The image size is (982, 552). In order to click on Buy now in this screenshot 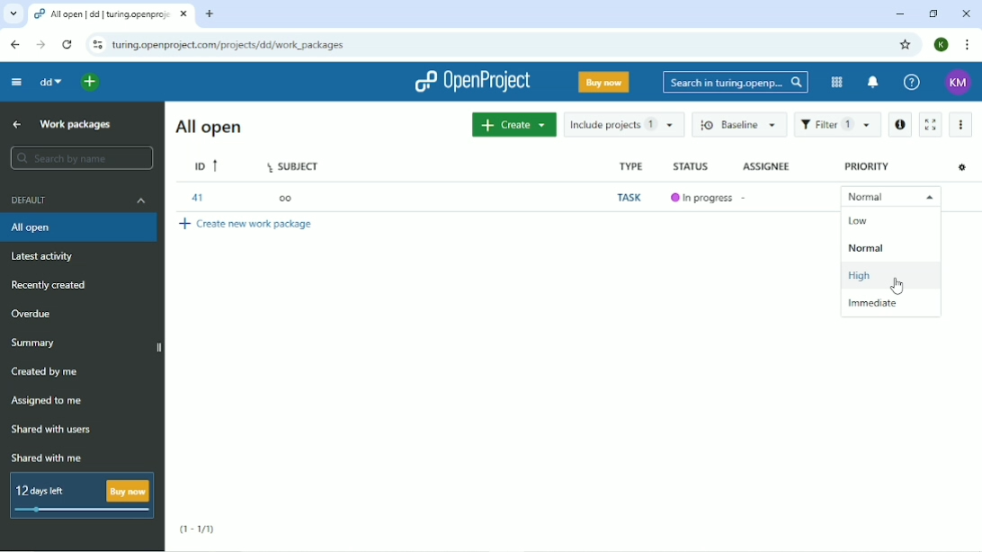, I will do `click(603, 81)`.